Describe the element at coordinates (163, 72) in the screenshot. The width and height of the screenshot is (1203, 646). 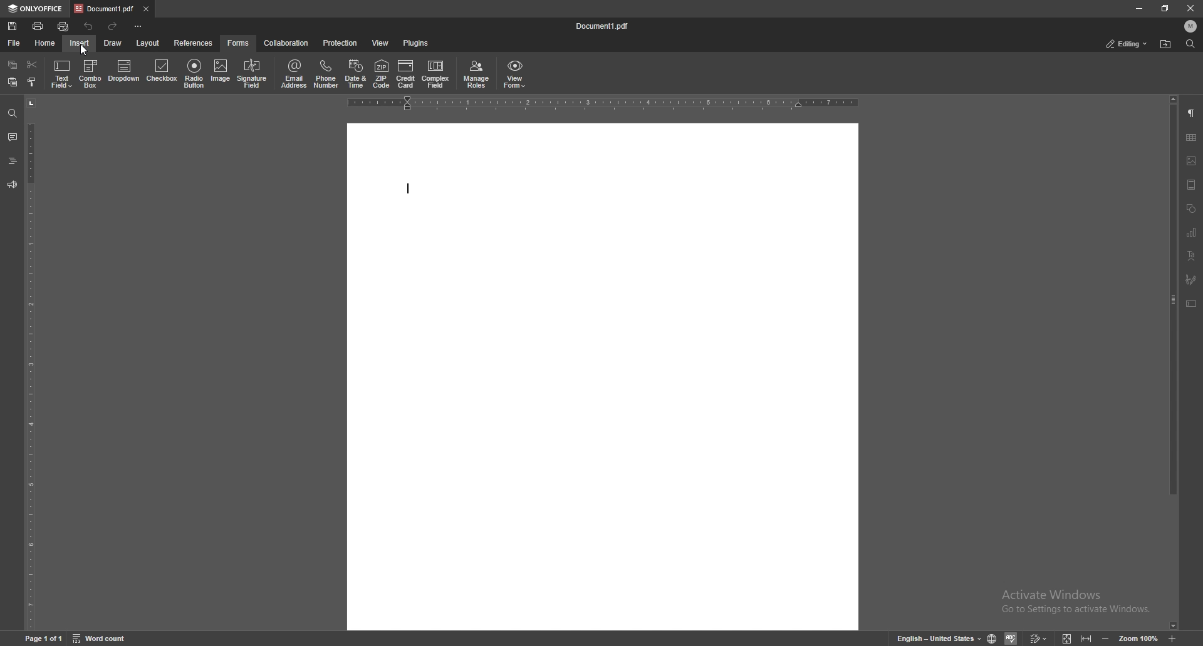
I see `checkbox` at that location.